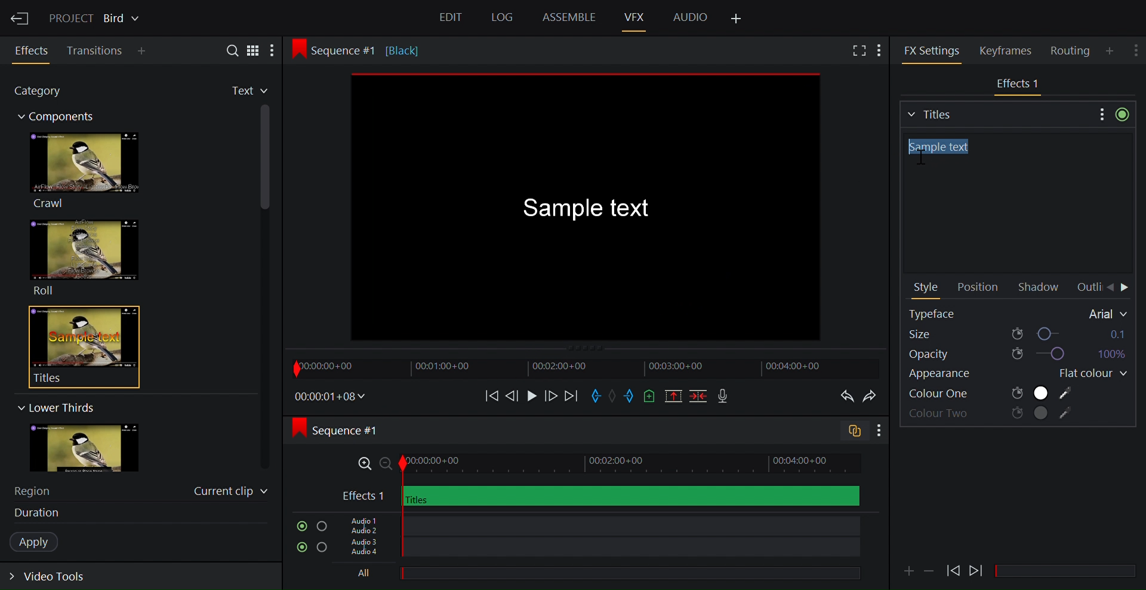  What do you see at coordinates (873, 397) in the screenshot?
I see `Redo` at bounding box center [873, 397].